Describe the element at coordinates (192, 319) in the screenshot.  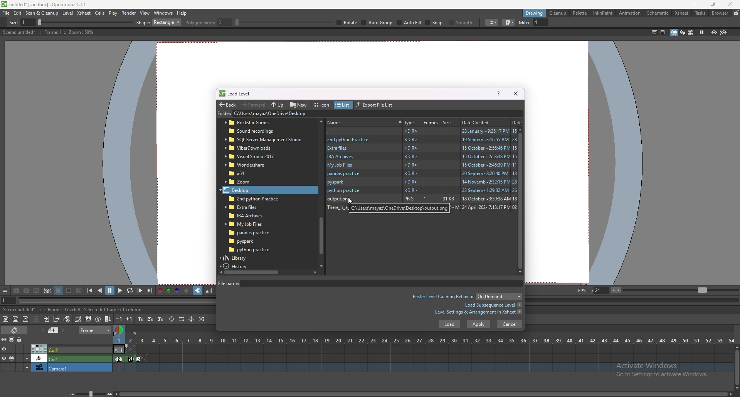
I see `swing` at that location.